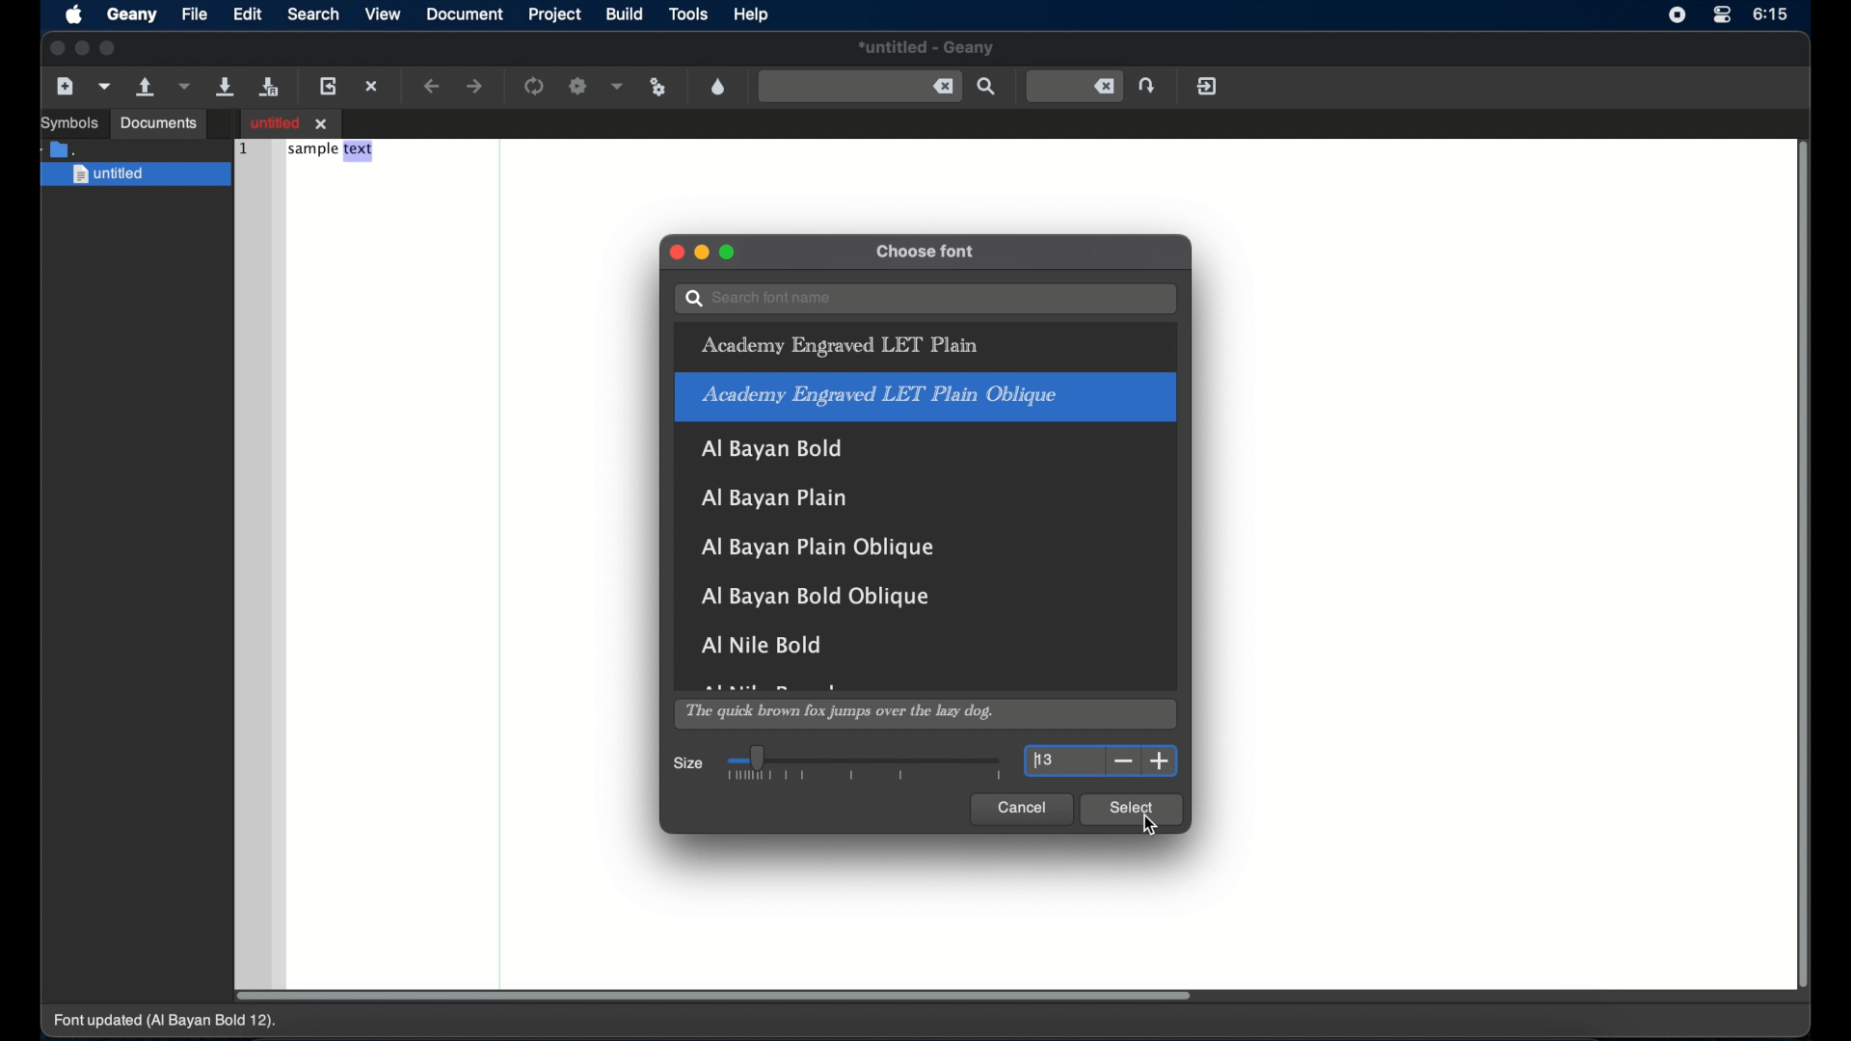  I want to click on documents, so click(62, 147).